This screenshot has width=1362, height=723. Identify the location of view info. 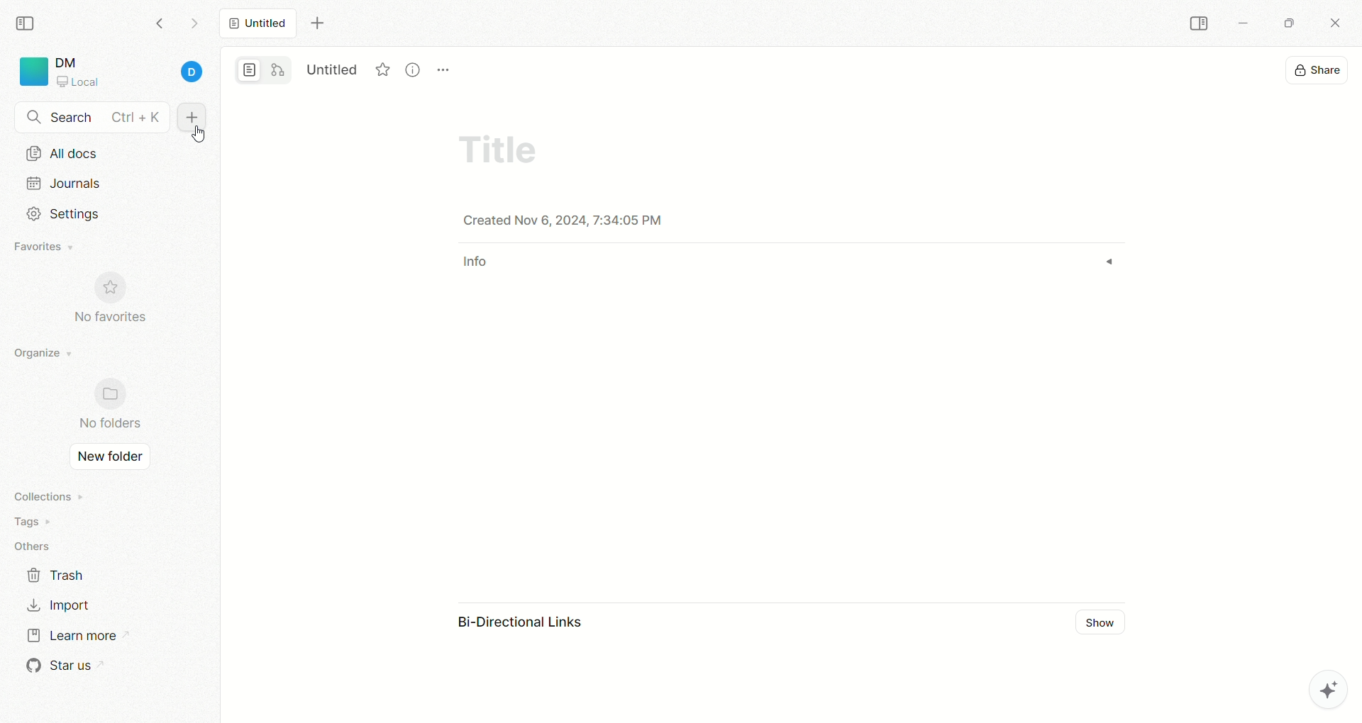
(415, 69).